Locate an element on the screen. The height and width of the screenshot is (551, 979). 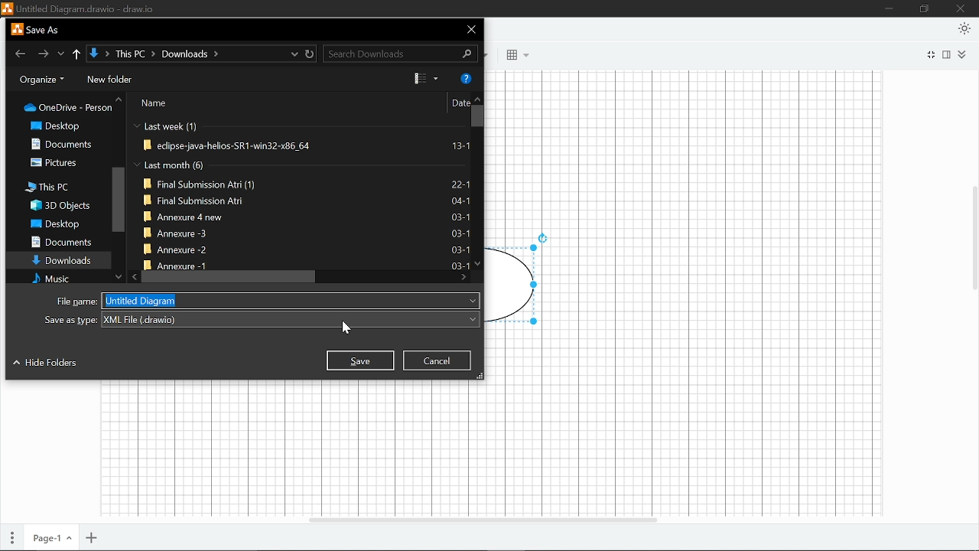
This PC is located at coordinates (53, 187).